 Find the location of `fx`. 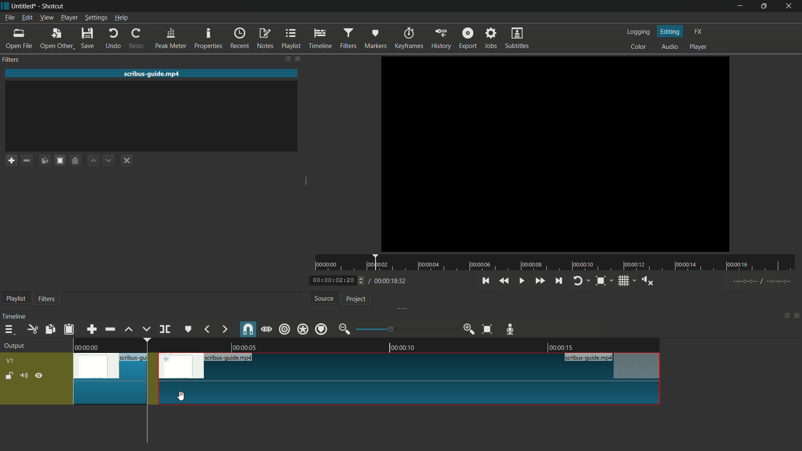

fx is located at coordinates (698, 30).